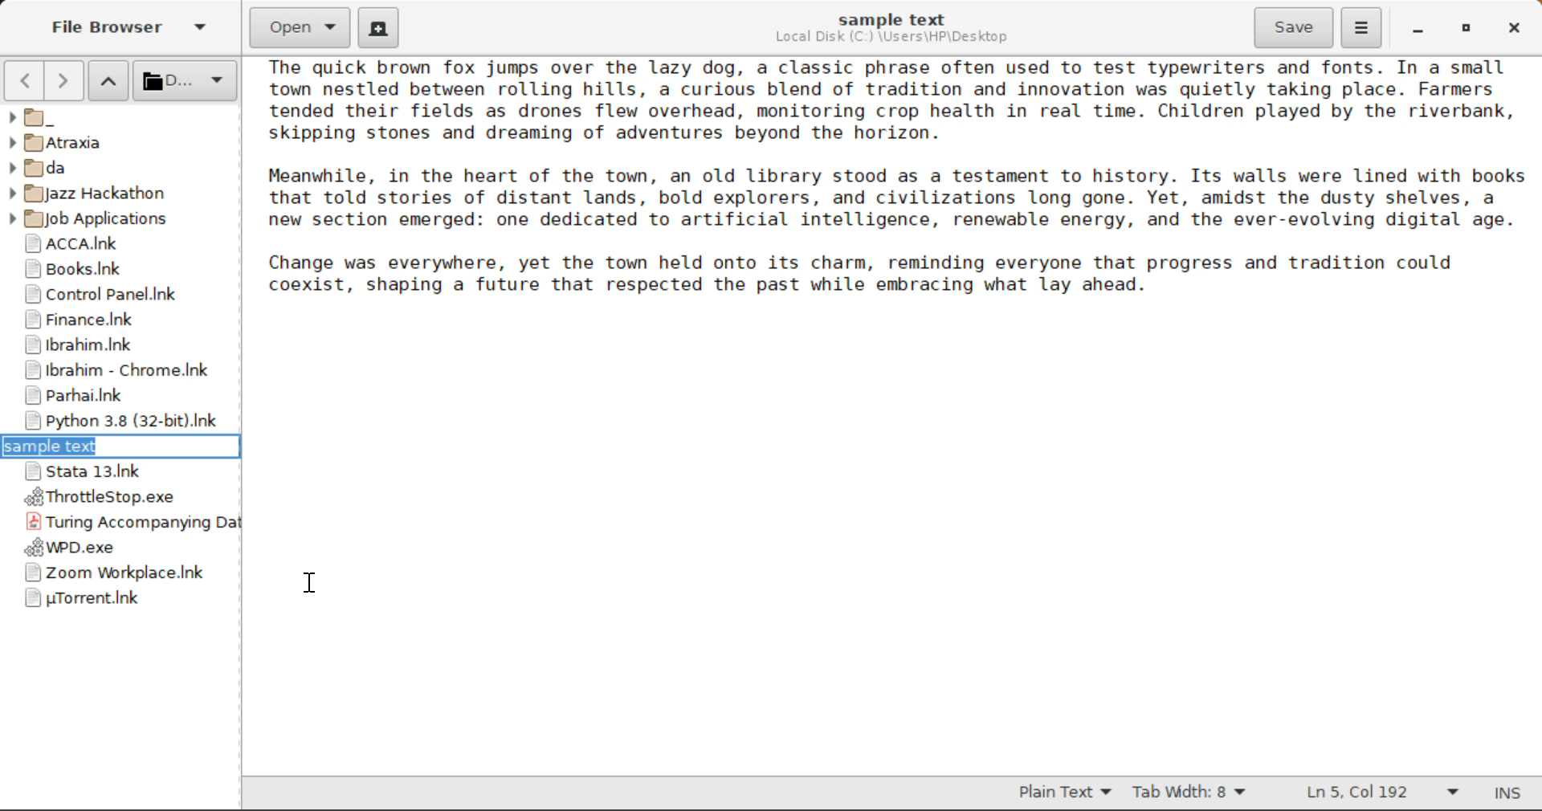 This screenshot has width=1542, height=811. What do you see at coordinates (107, 194) in the screenshot?
I see `Jazz Hackathon Folder` at bounding box center [107, 194].